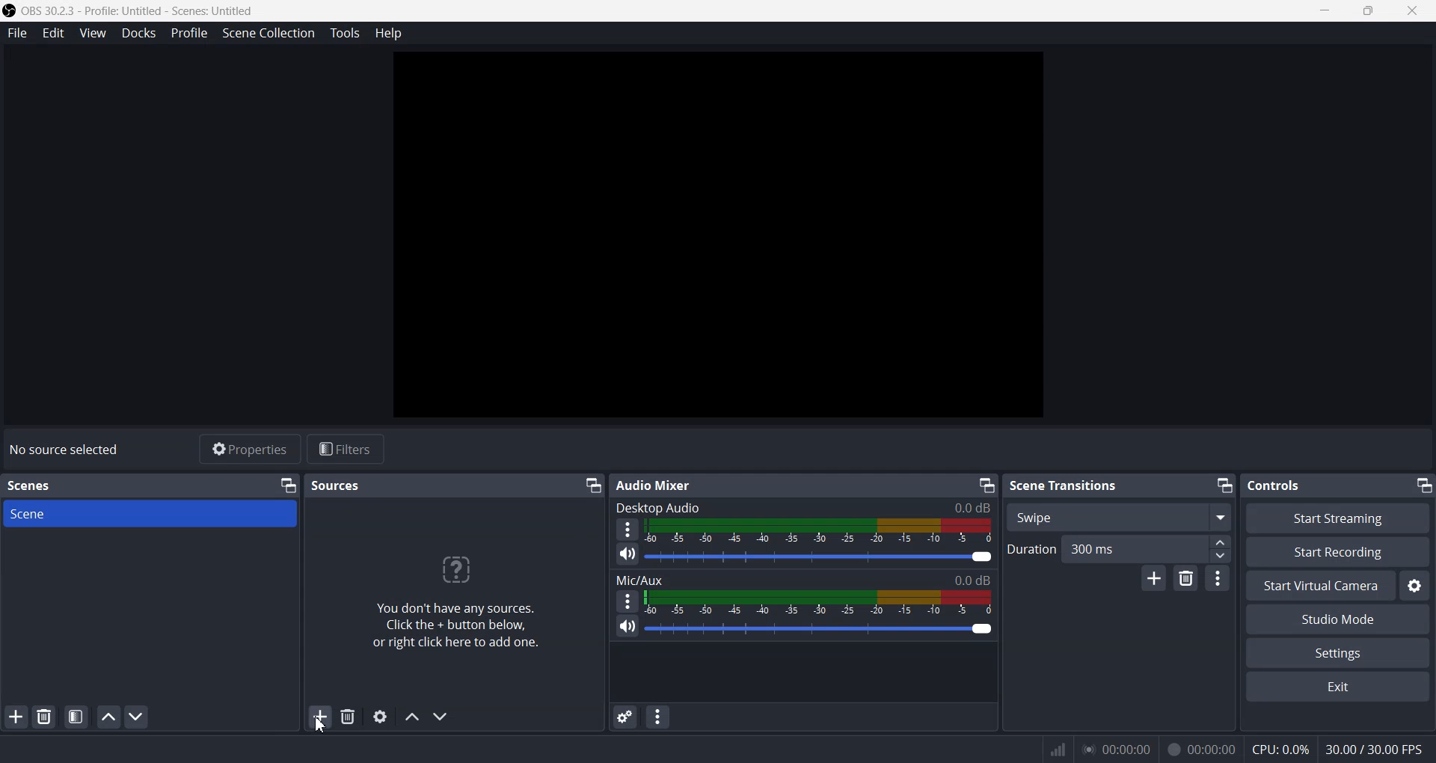  What do you see at coordinates (985, 485) in the screenshot?
I see `Minimize` at bounding box center [985, 485].